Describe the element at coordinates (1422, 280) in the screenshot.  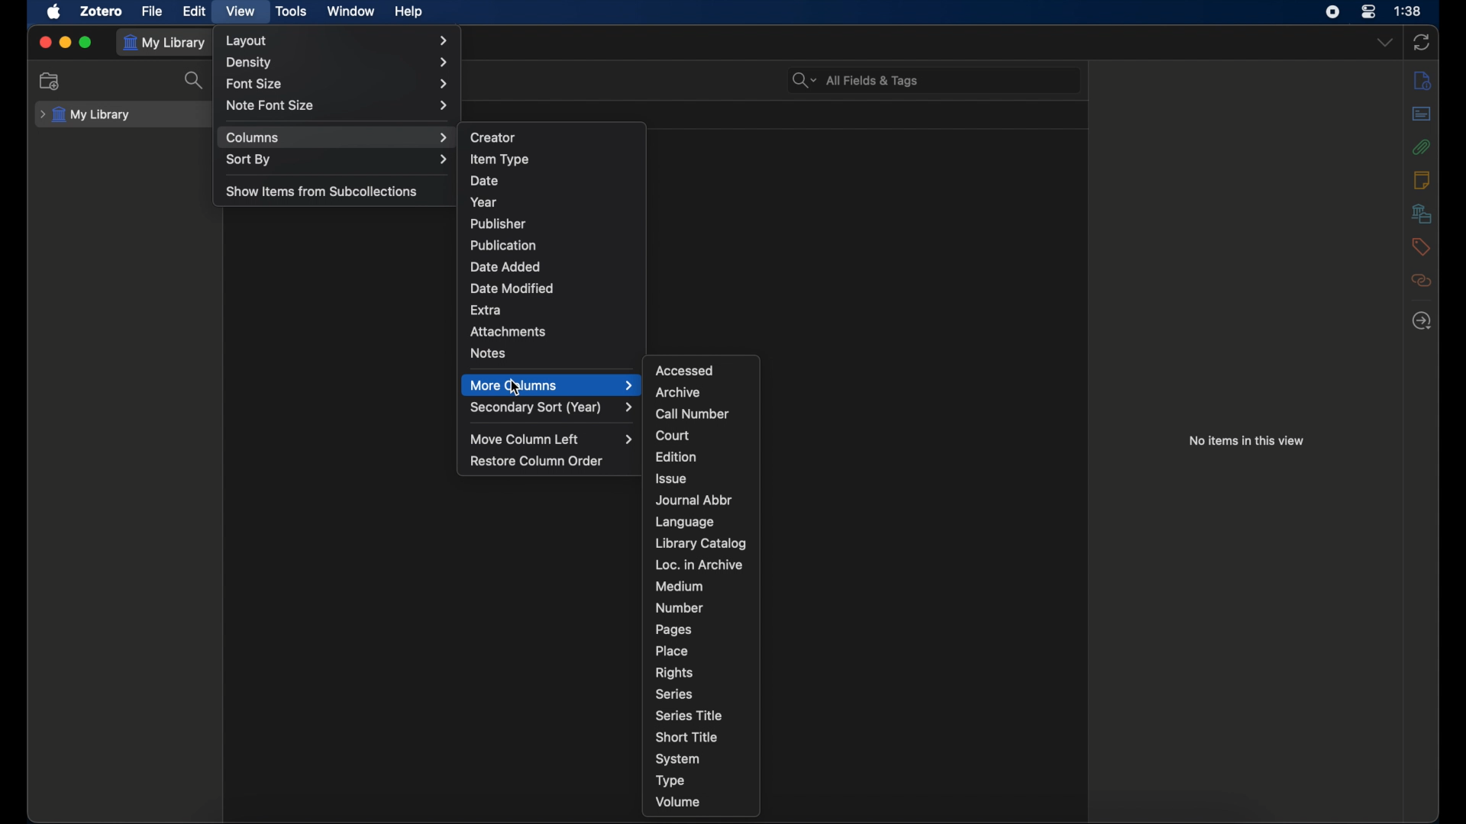
I see `related` at that location.